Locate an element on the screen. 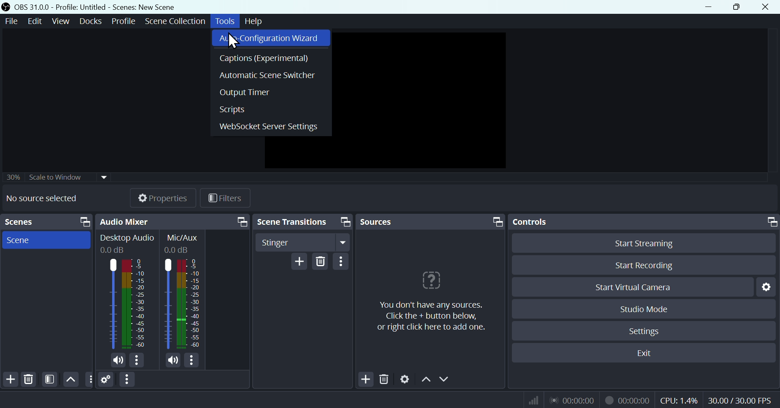 The image size is (780, 408). you don't have any sources. is located at coordinates (431, 317).